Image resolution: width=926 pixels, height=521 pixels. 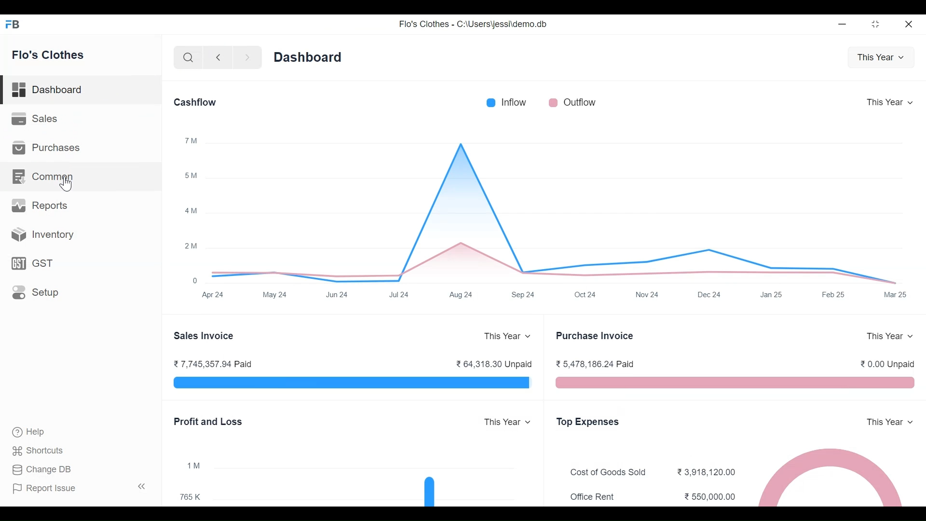 What do you see at coordinates (43, 449) in the screenshot?
I see `Shortcuts` at bounding box center [43, 449].